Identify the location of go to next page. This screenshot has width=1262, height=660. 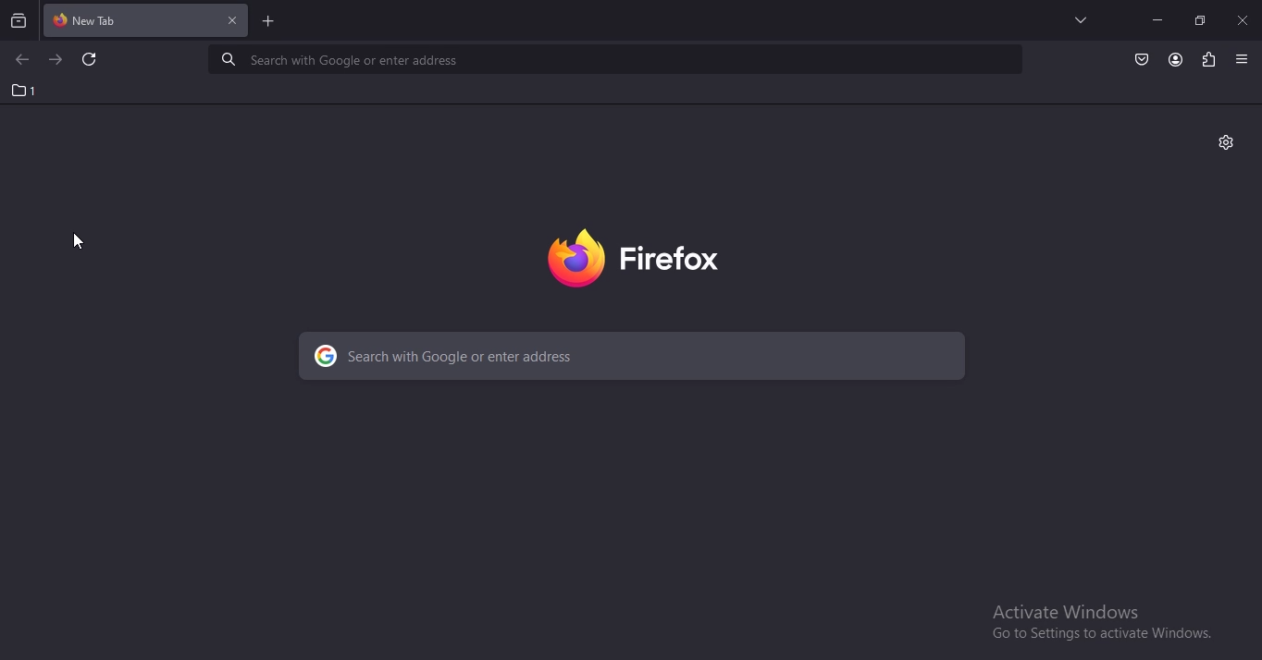
(56, 60).